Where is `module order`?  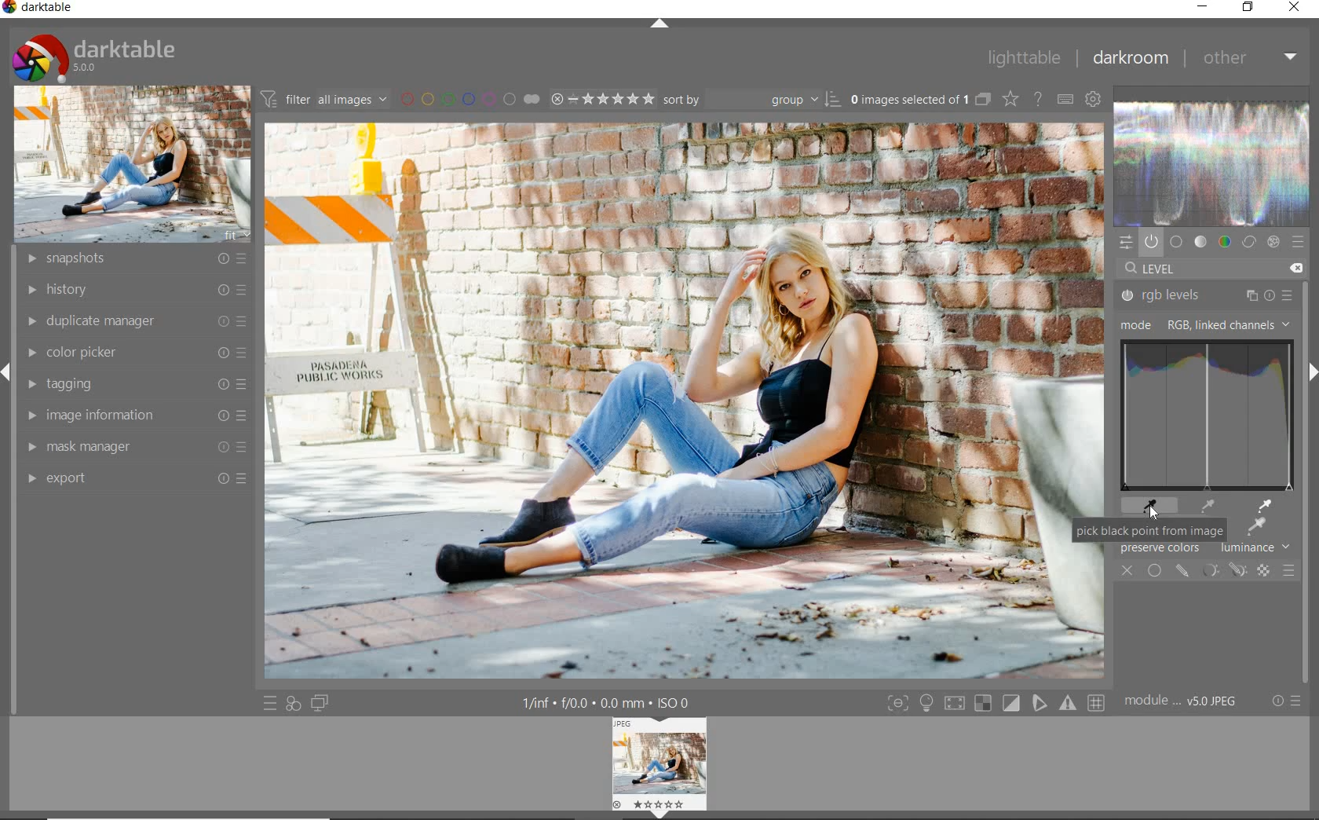
module order is located at coordinates (1185, 700).